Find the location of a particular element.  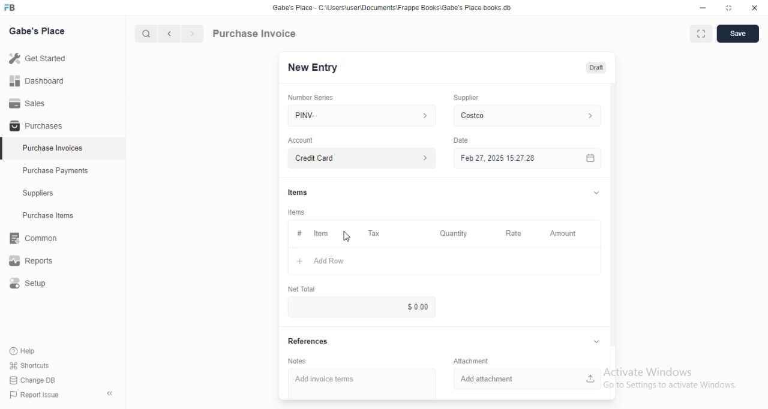

Vertical slide bar is located at coordinates (613, 219).